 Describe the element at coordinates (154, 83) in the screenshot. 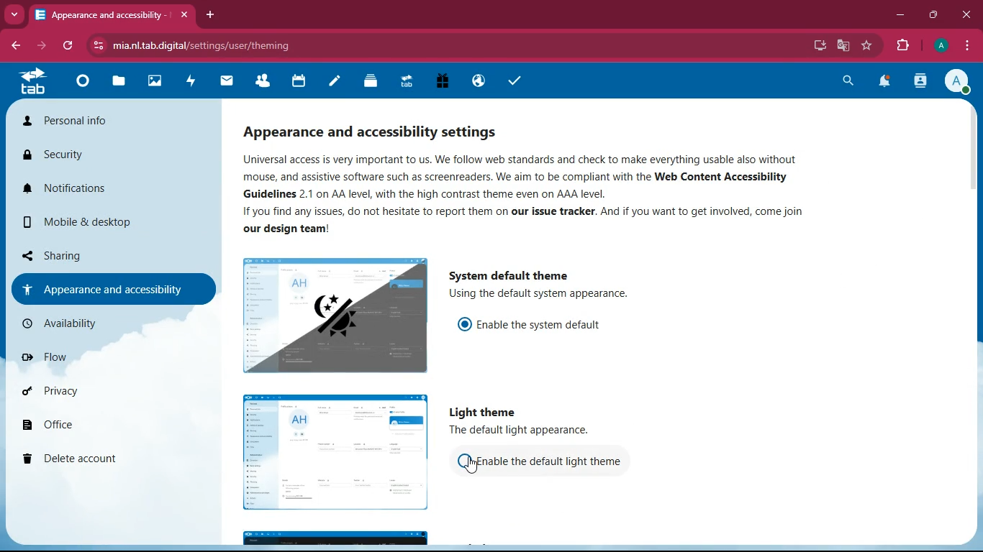

I see `images` at that location.